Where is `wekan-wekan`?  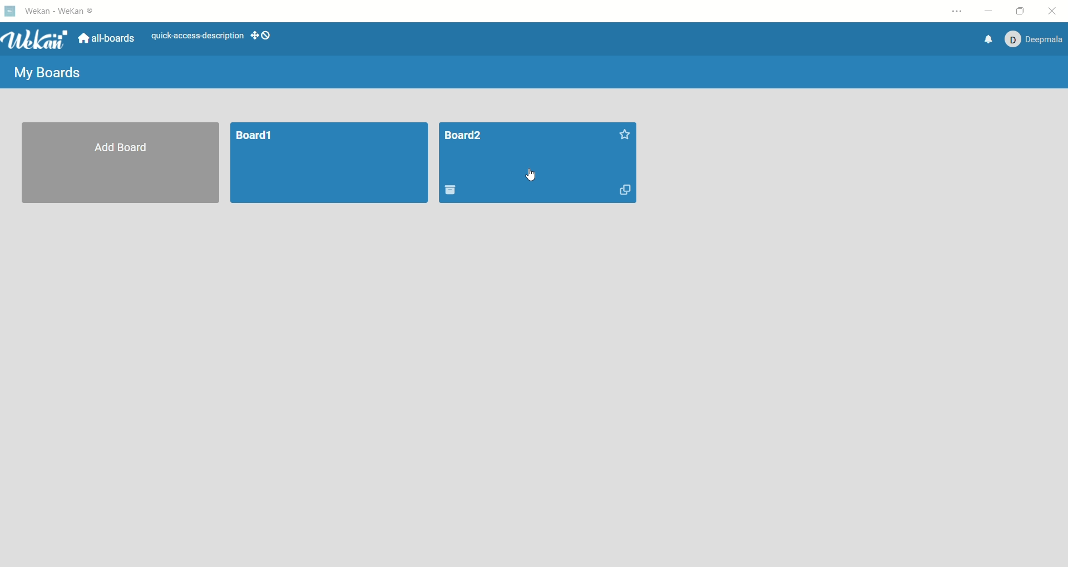
wekan-wekan is located at coordinates (68, 13).